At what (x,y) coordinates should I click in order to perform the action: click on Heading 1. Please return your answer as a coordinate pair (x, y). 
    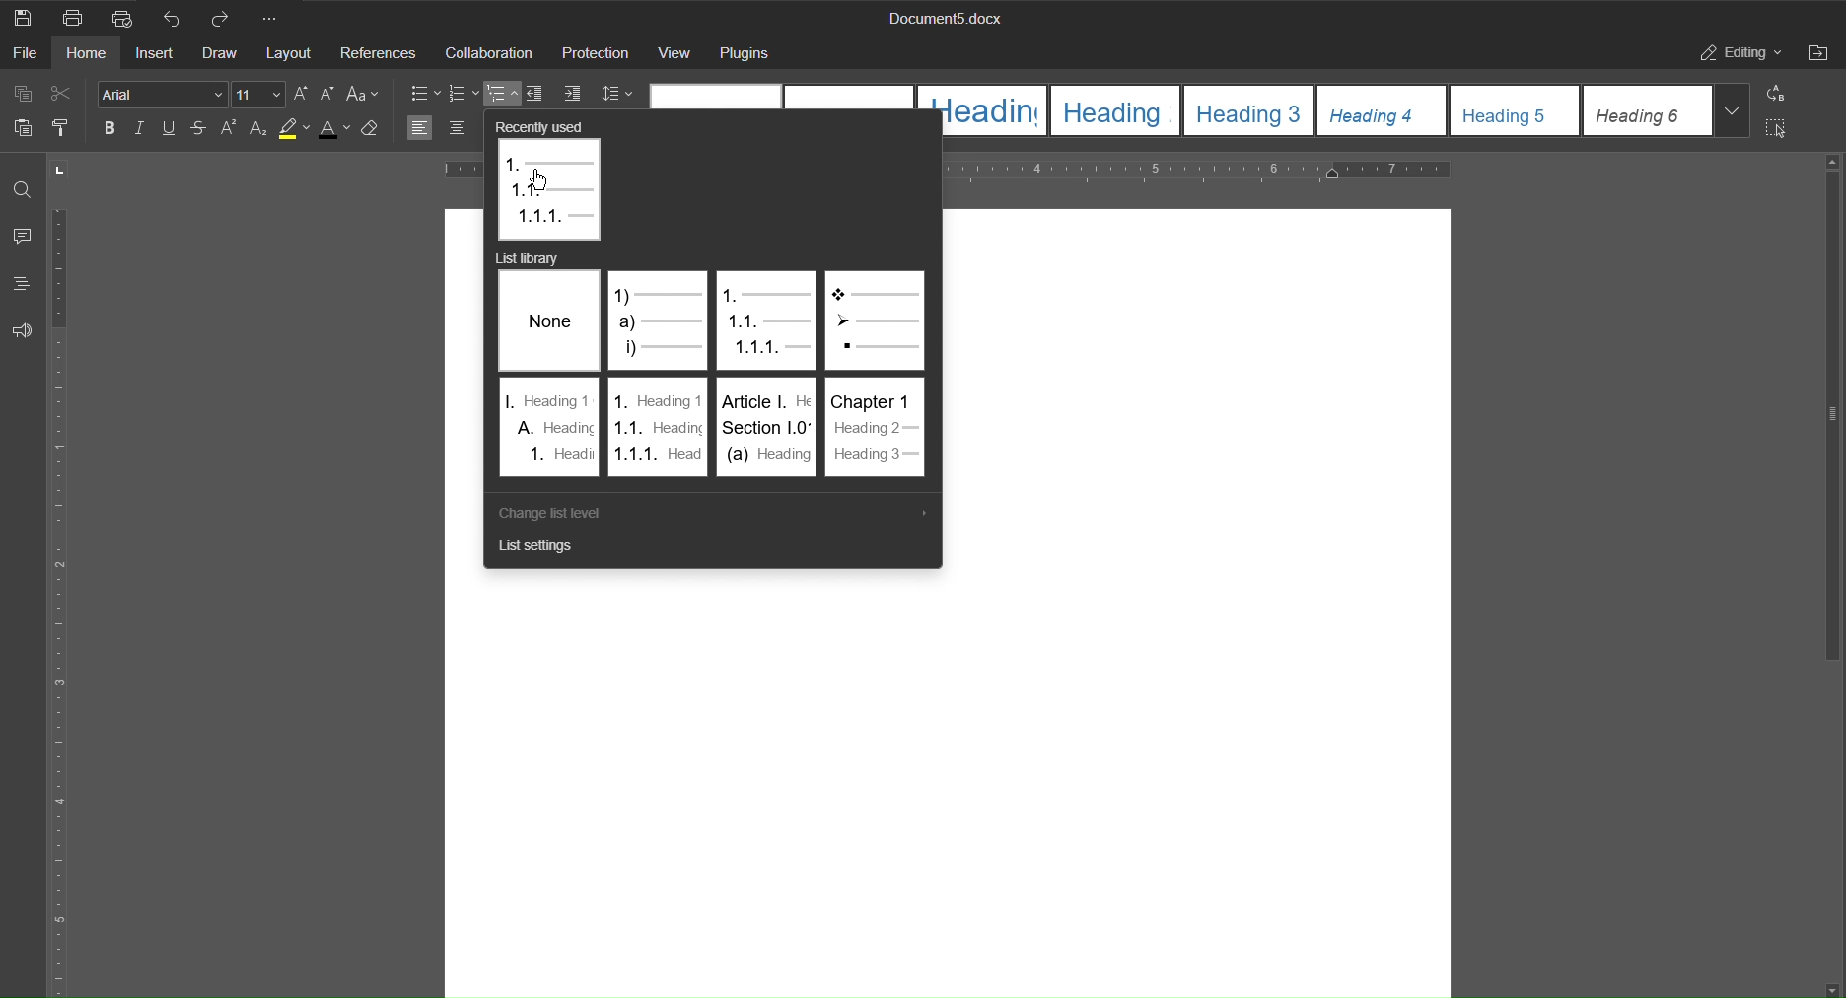
    Looking at the image, I should click on (983, 110).